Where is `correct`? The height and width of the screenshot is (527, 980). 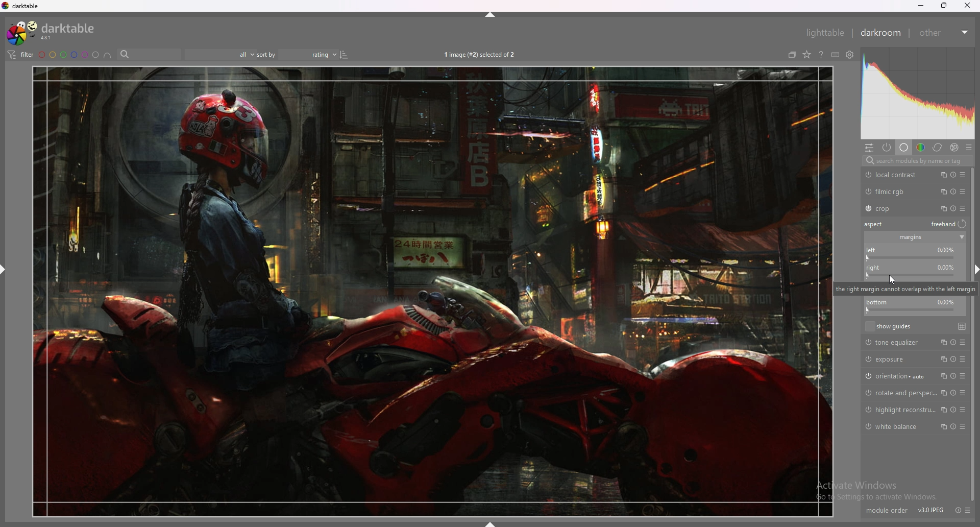 correct is located at coordinates (938, 148).